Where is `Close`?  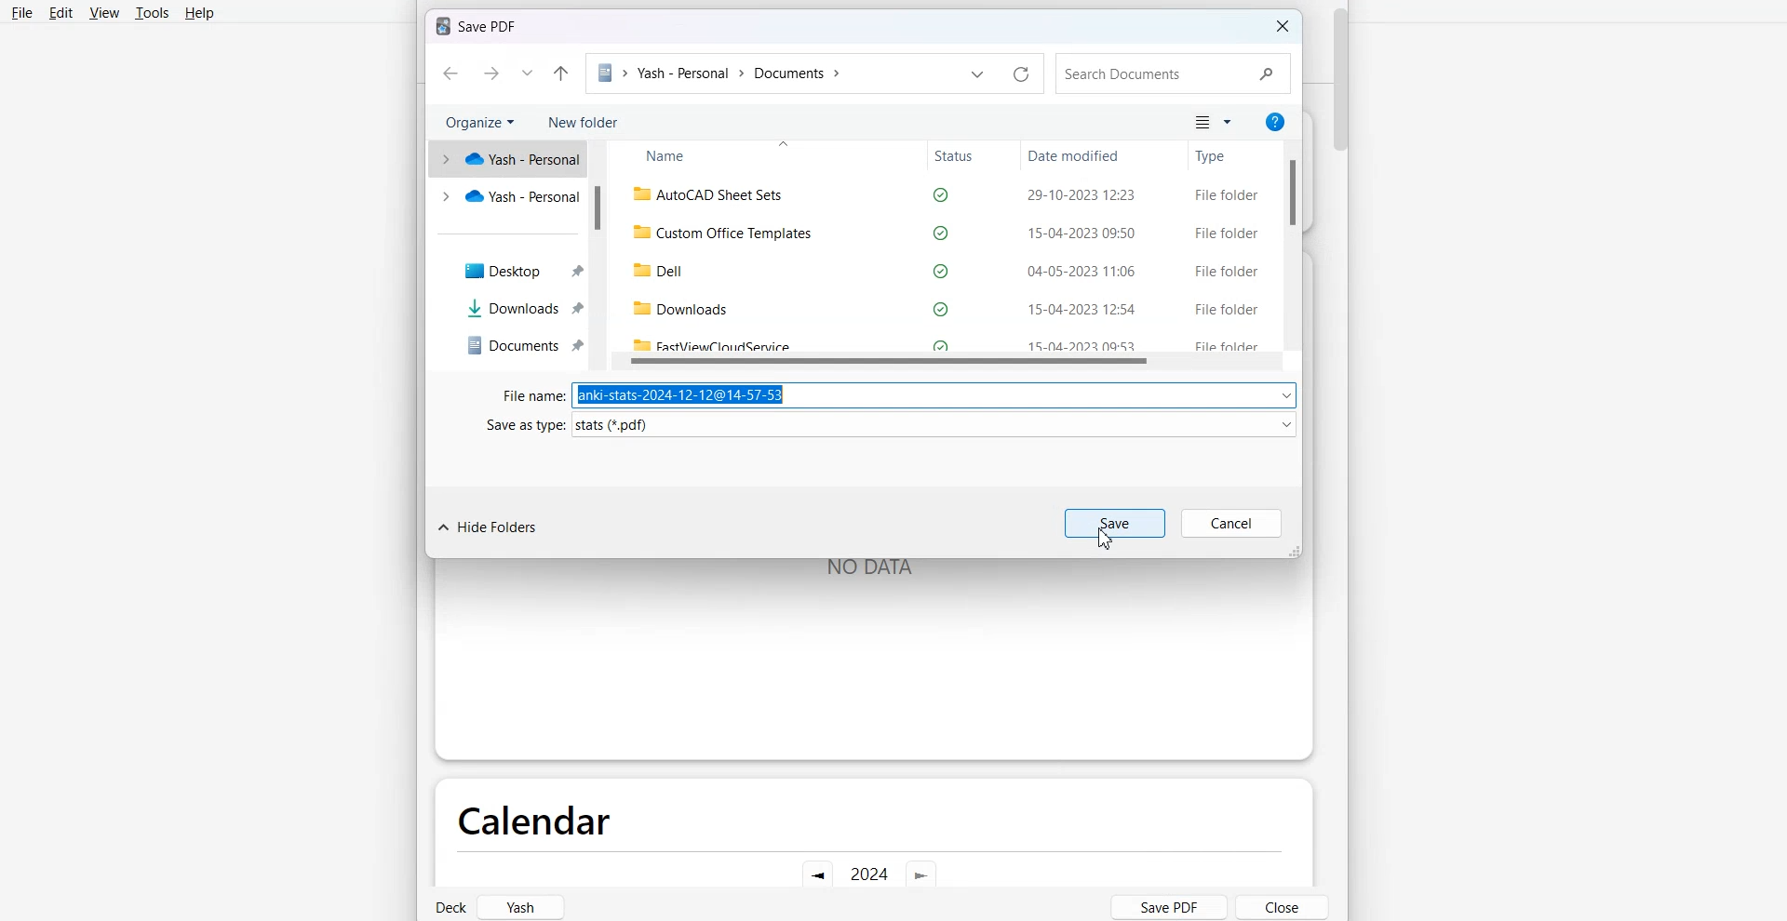
Close is located at coordinates (1282, 25).